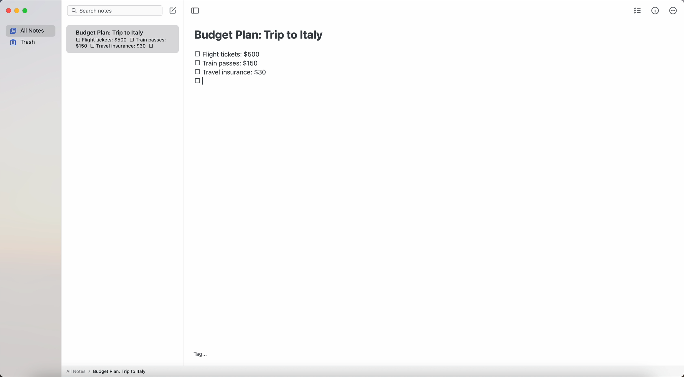 Image resolution: width=684 pixels, height=377 pixels. I want to click on 150, so click(81, 47).